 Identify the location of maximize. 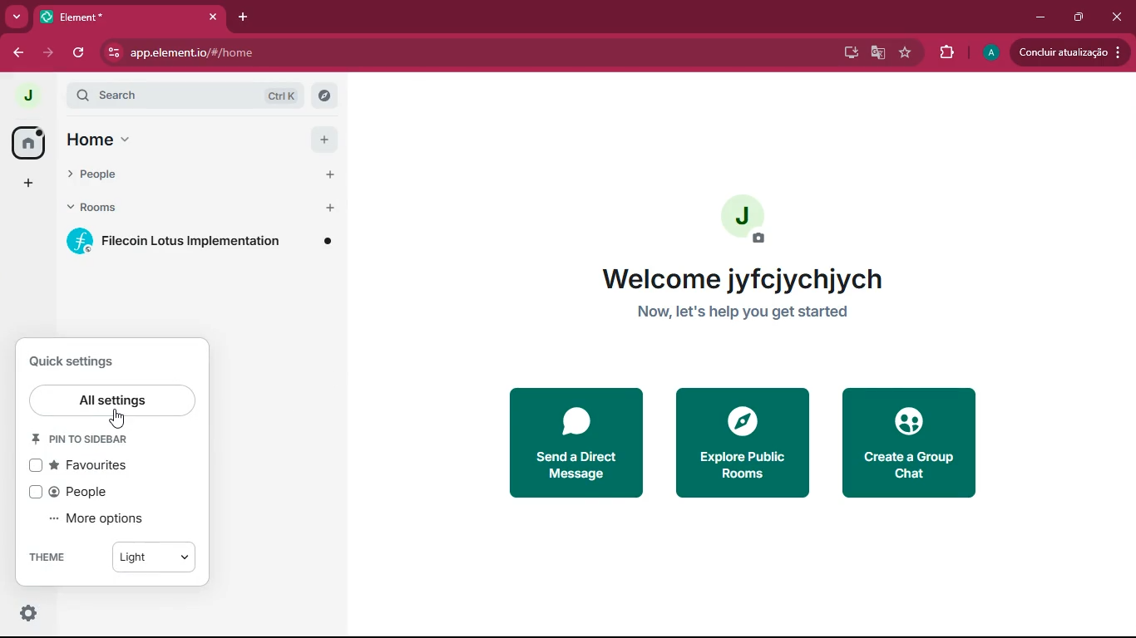
(1080, 17).